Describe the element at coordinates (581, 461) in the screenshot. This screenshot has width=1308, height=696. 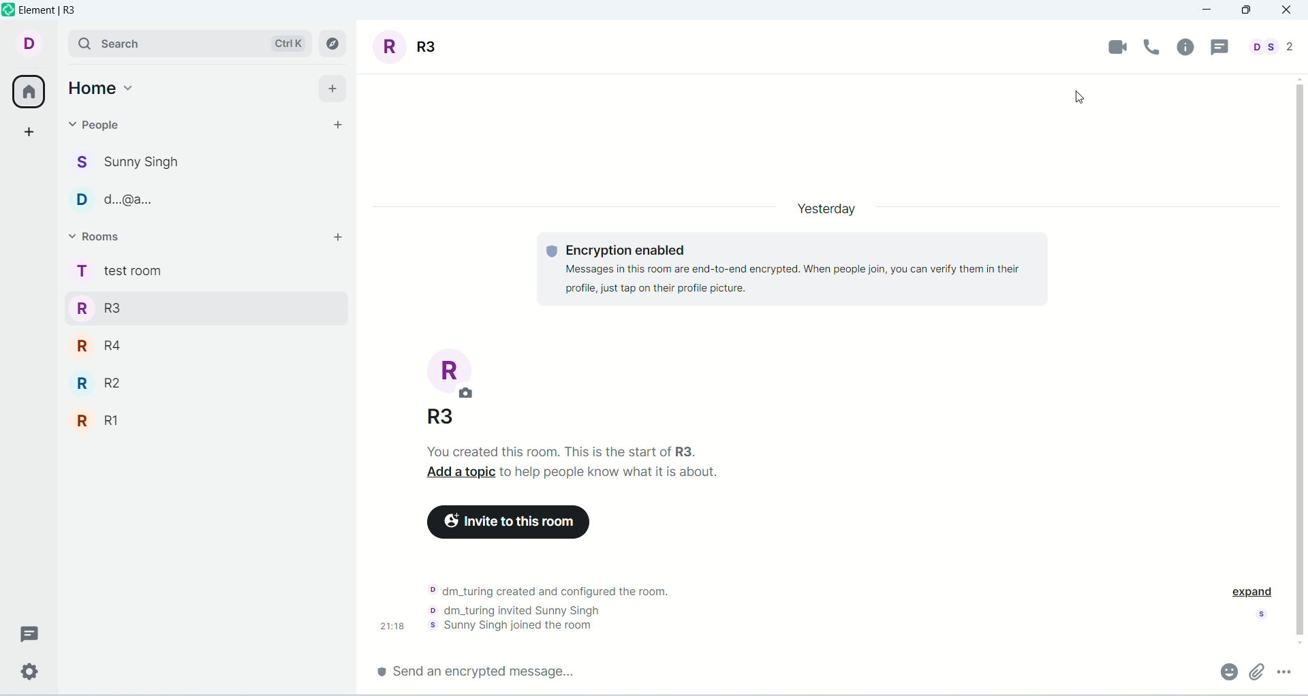
I see `text` at that location.